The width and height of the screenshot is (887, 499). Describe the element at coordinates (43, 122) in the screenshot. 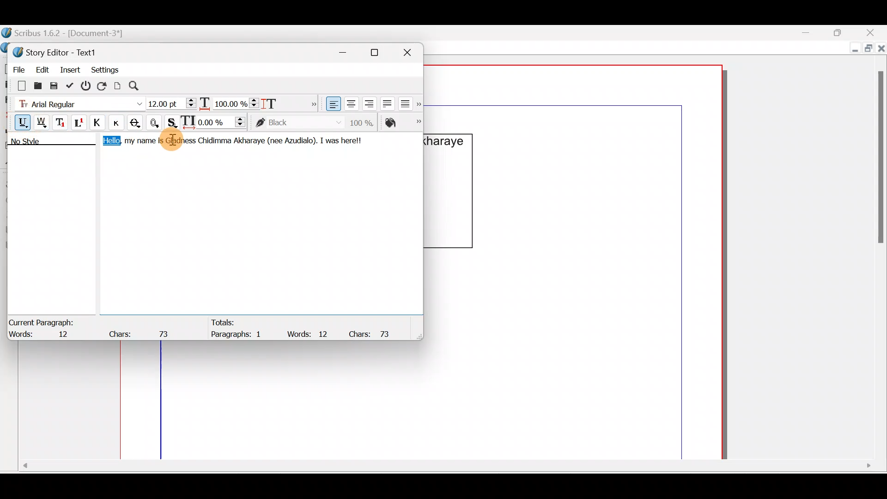

I see `Underline words only` at that location.